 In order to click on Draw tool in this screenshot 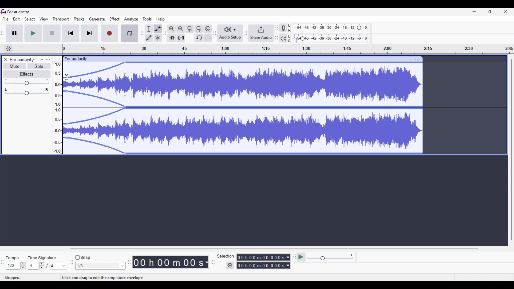, I will do `click(149, 37)`.